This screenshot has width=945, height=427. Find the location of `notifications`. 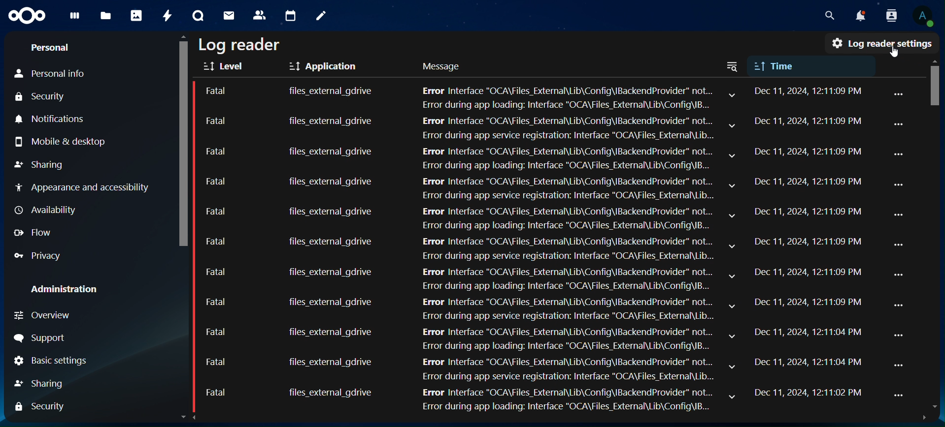

notifications is located at coordinates (51, 119).